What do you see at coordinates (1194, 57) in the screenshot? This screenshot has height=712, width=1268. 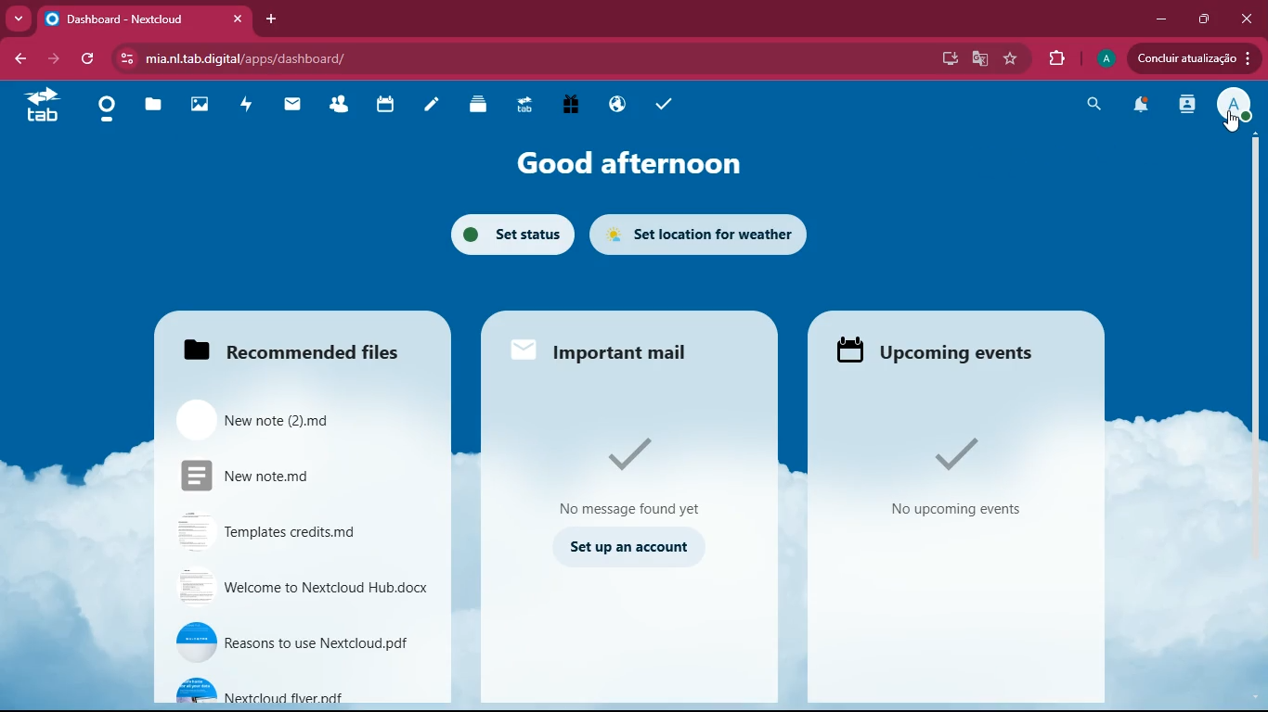 I see `Concluir atualizacao` at bounding box center [1194, 57].